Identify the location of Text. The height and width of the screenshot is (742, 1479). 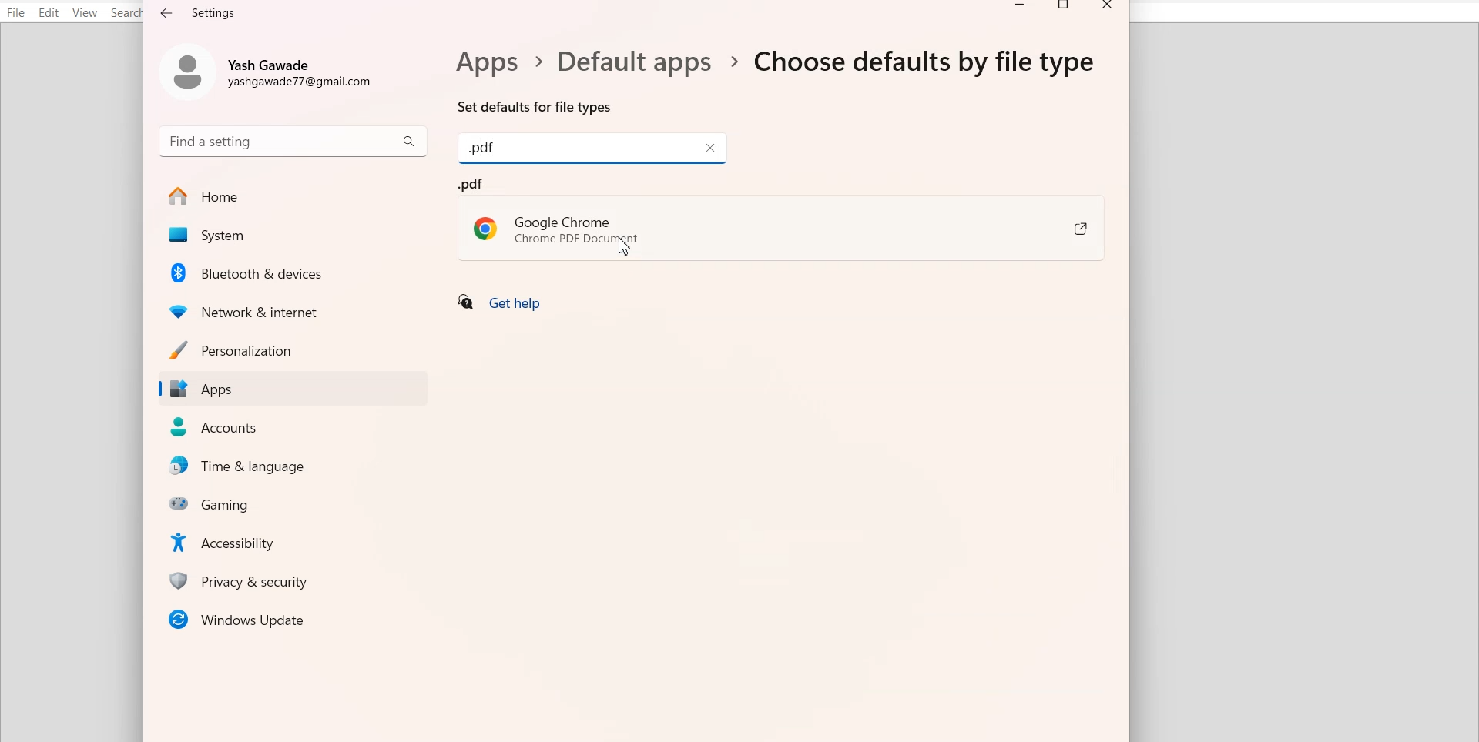
(485, 150).